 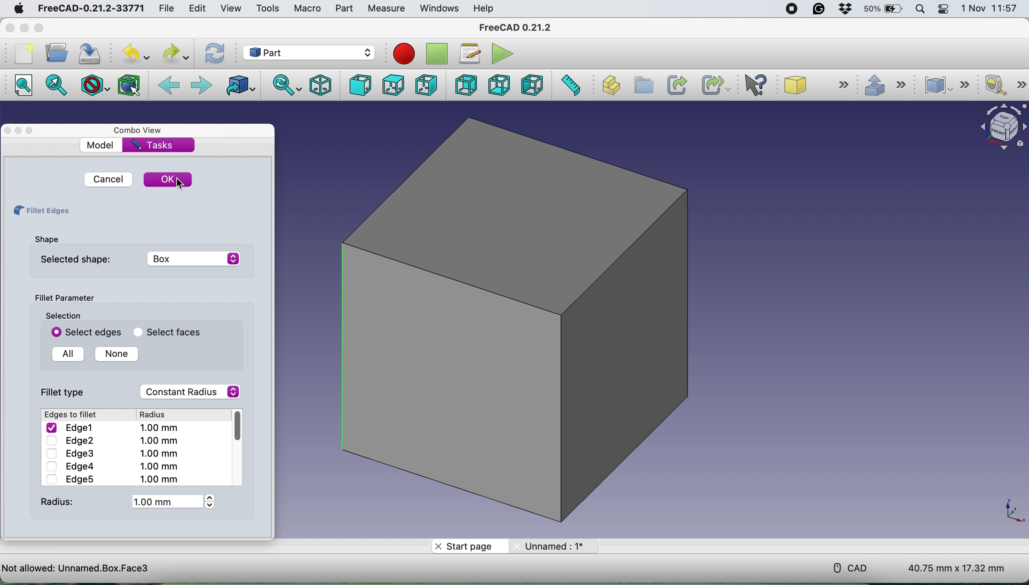 What do you see at coordinates (716, 84) in the screenshot?
I see `make sub link` at bounding box center [716, 84].